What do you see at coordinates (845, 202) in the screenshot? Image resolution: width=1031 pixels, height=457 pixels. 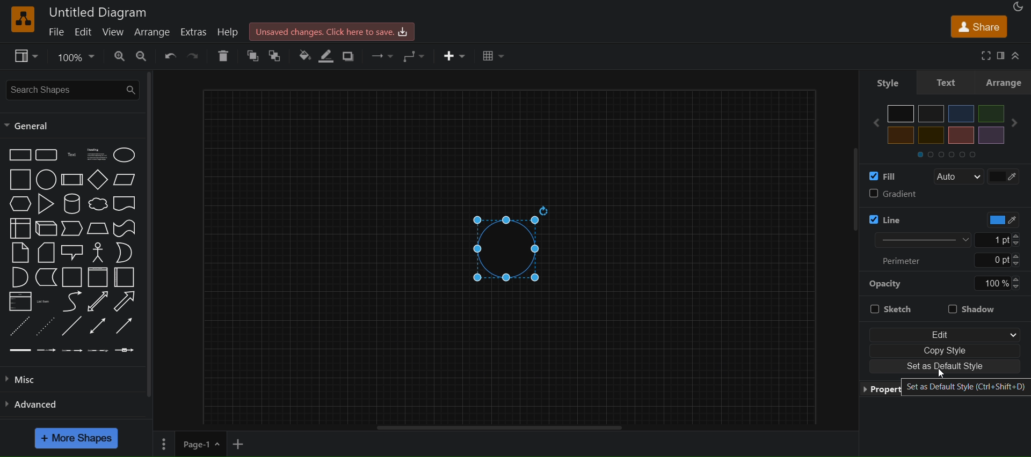 I see `scroll` at bounding box center [845, 202].